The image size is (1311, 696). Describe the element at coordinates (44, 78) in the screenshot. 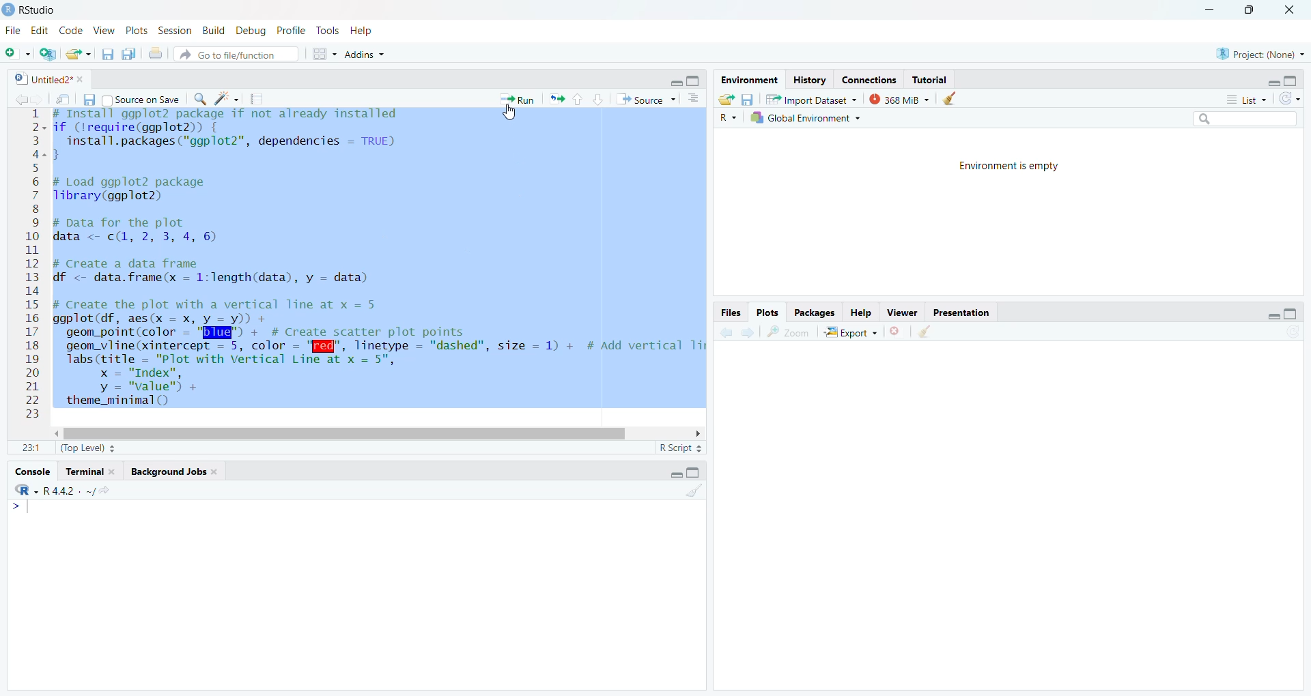

I see `| Untitled2* *` at that location.